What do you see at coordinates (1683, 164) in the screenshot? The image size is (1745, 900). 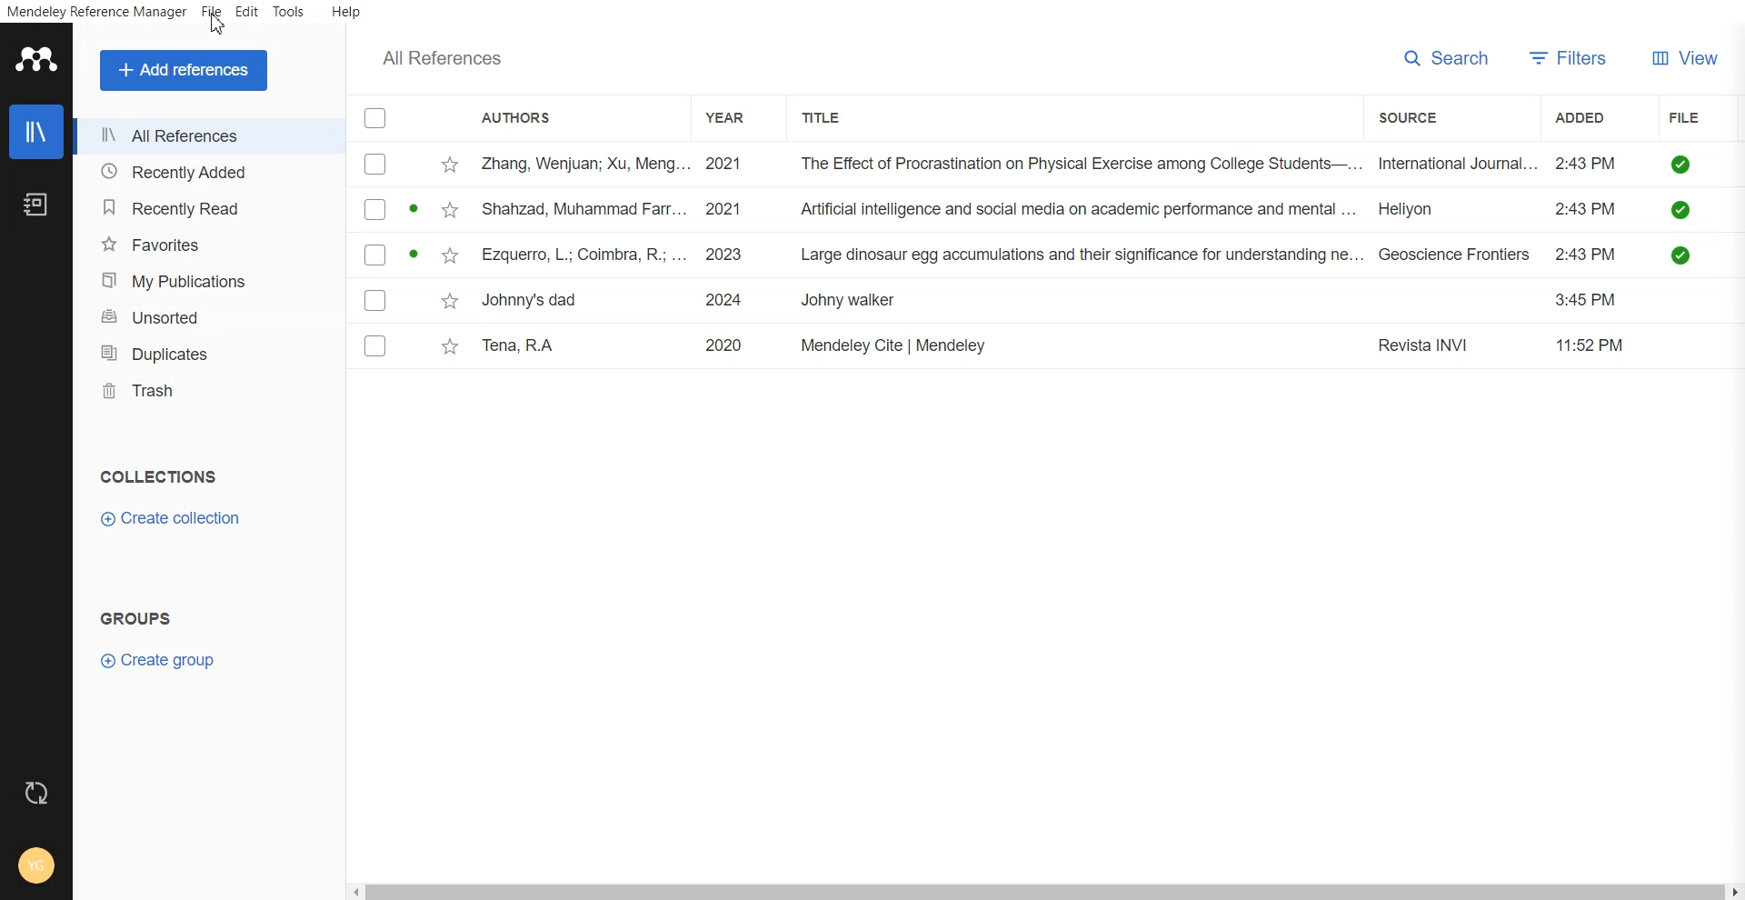 I see `saved` at bounding box center [1683, 164].